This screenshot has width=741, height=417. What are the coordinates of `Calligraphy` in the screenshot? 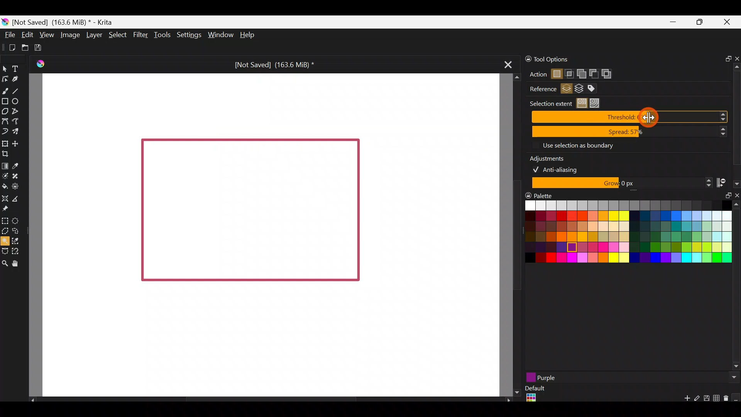 It's located at (17, 79).